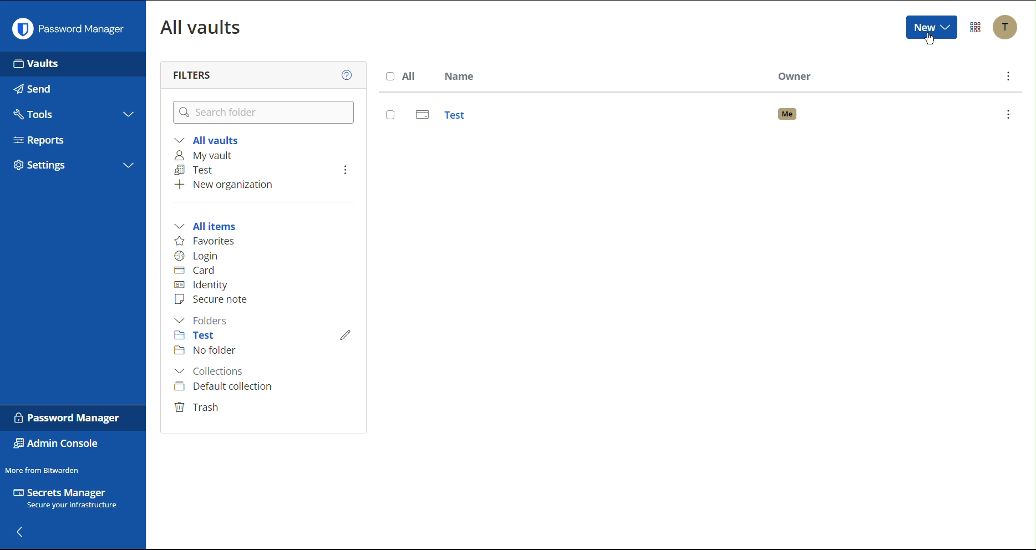 Image resolution: width=1036 pixels, height=550 pixels. Describe the element at coordinates (72, 138) in the screenshot. I see `Reports` at that location.